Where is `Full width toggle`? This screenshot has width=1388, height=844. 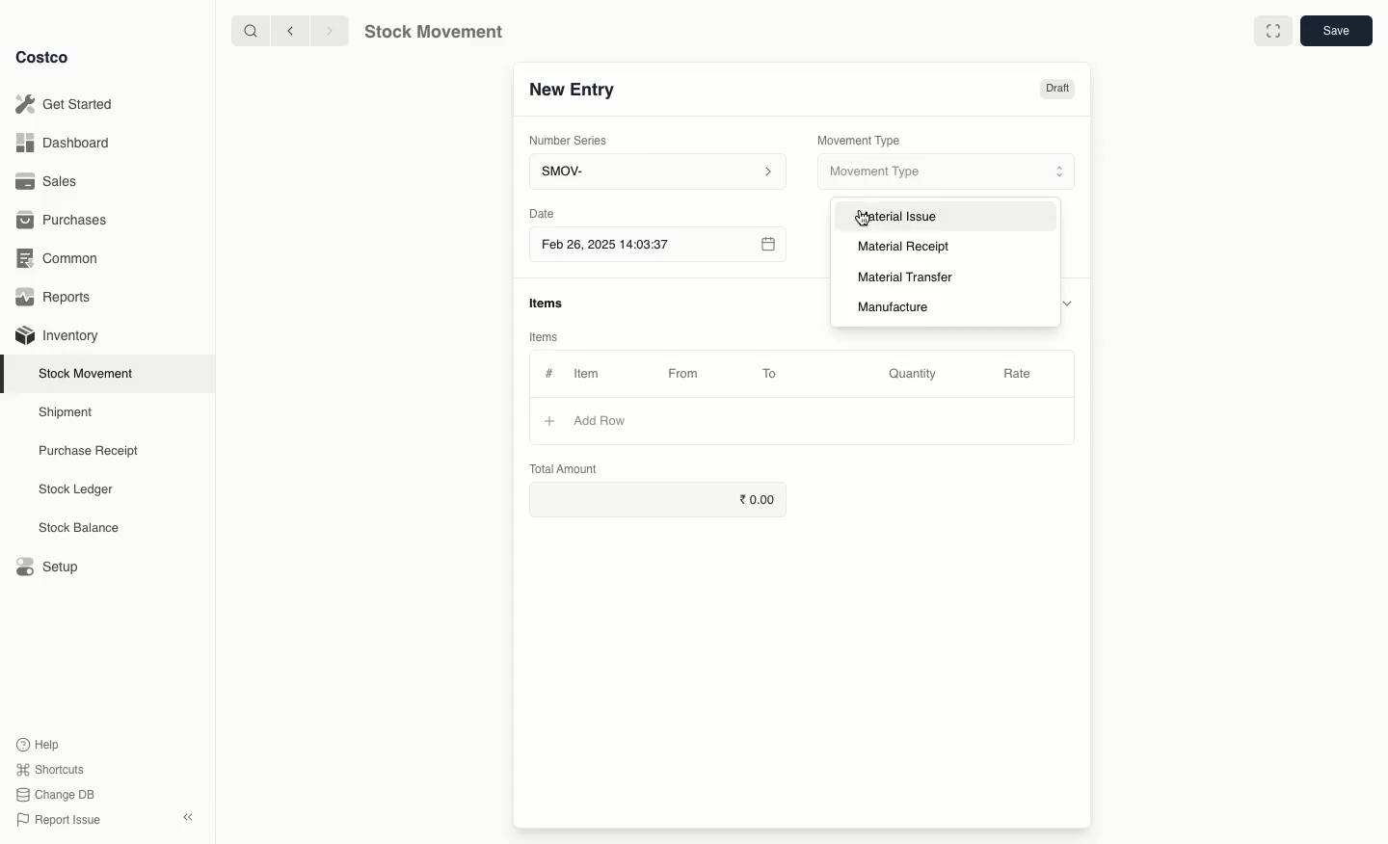 Full width toggle is located at coordinates (1274, 31).